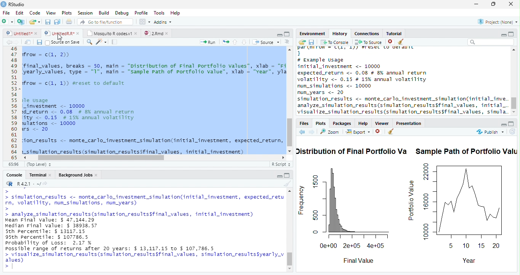 This screenshot has height=275, width=520. Describe the element at coordinates (69, 21) in the screenshot. I see `Print` at that location.